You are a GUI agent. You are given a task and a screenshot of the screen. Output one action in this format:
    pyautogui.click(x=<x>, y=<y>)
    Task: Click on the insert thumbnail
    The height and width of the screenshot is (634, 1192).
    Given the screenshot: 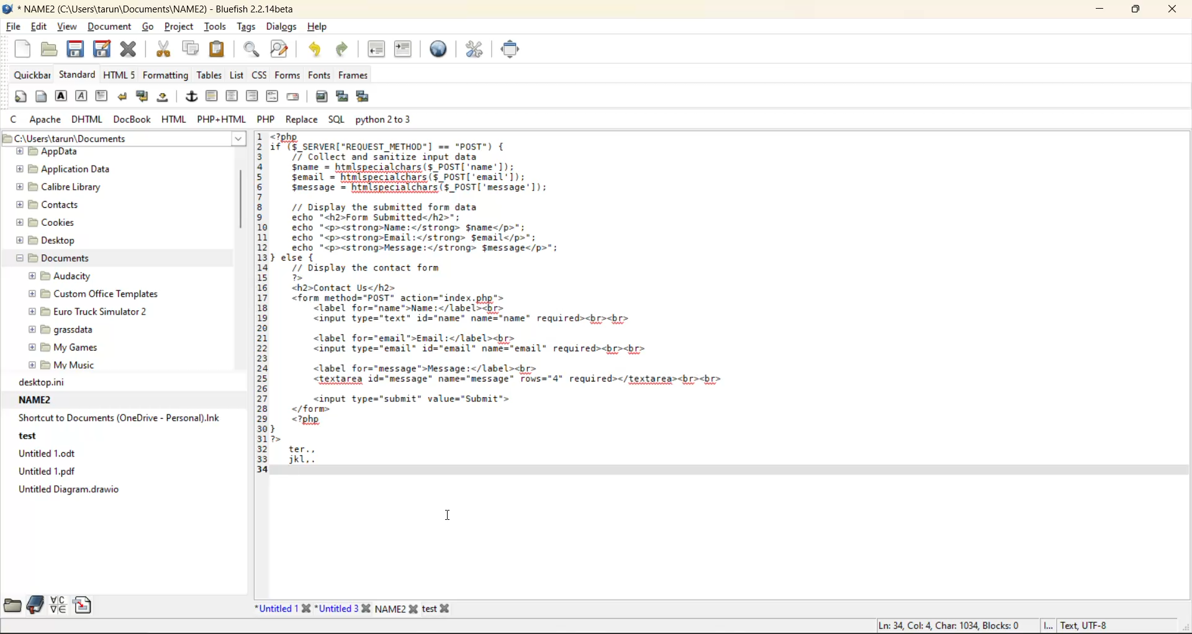 What is the action you would take?
    pyautogui.click(x=341, y=94)
    